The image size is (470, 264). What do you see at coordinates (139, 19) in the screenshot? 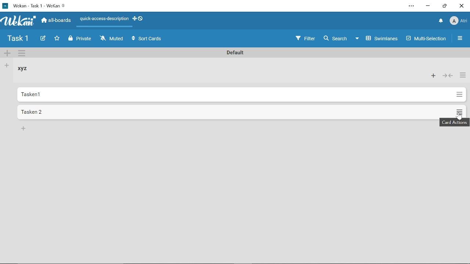
I see `Show desktop drag handles` at bounding box center [139, 19].